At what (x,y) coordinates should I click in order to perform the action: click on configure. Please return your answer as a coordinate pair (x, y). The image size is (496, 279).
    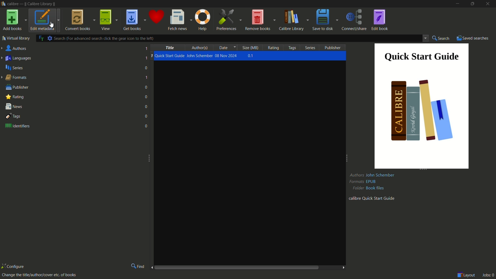
    Looking at the image, I should click on (14, 265).